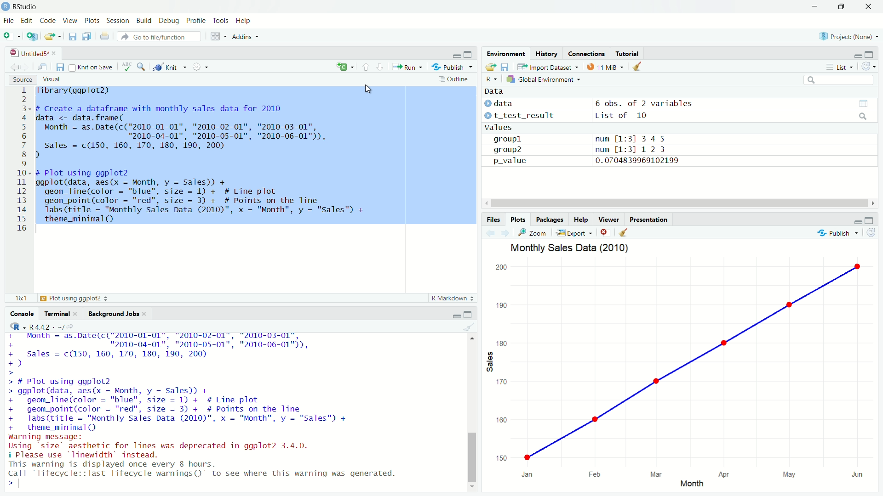  What do you see at coordinates (73, 298) in the screenshot?
I see `Plot using ggplot2` at bounding box center [73, 298].